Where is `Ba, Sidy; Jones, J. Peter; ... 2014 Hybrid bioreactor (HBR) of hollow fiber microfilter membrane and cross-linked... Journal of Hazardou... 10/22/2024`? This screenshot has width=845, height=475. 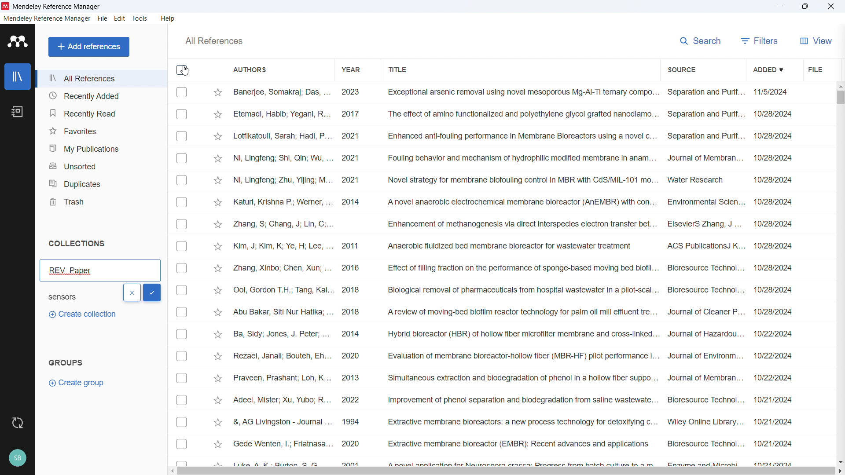
Ba, Sidy; Jones, J. Peter; ... 2014 Hybrid bioreactor (HBR) of hollow fiber microfilter membrane and cross-linked... Journal of Hazardou... 10/22/2024 is located at coordinates (513, 333).